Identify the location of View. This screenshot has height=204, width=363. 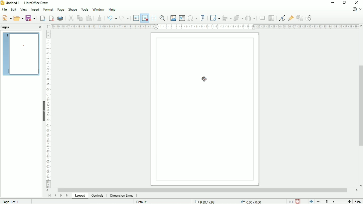
(23, 9).